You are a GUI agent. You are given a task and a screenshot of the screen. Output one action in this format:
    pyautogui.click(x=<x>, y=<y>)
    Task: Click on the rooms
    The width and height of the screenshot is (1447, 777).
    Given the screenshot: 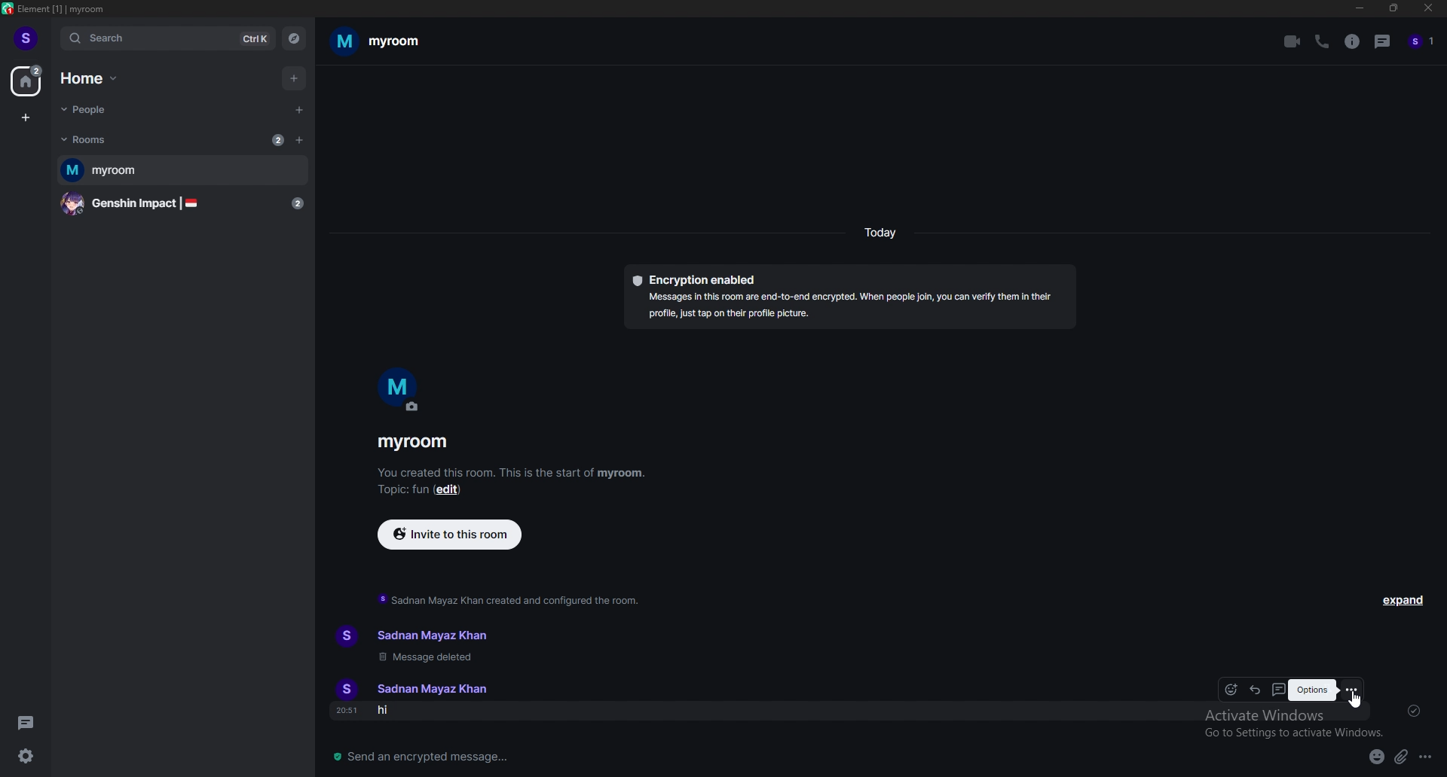 What is the action you would take?
    pyautogui.click(x=93, y=139)
    